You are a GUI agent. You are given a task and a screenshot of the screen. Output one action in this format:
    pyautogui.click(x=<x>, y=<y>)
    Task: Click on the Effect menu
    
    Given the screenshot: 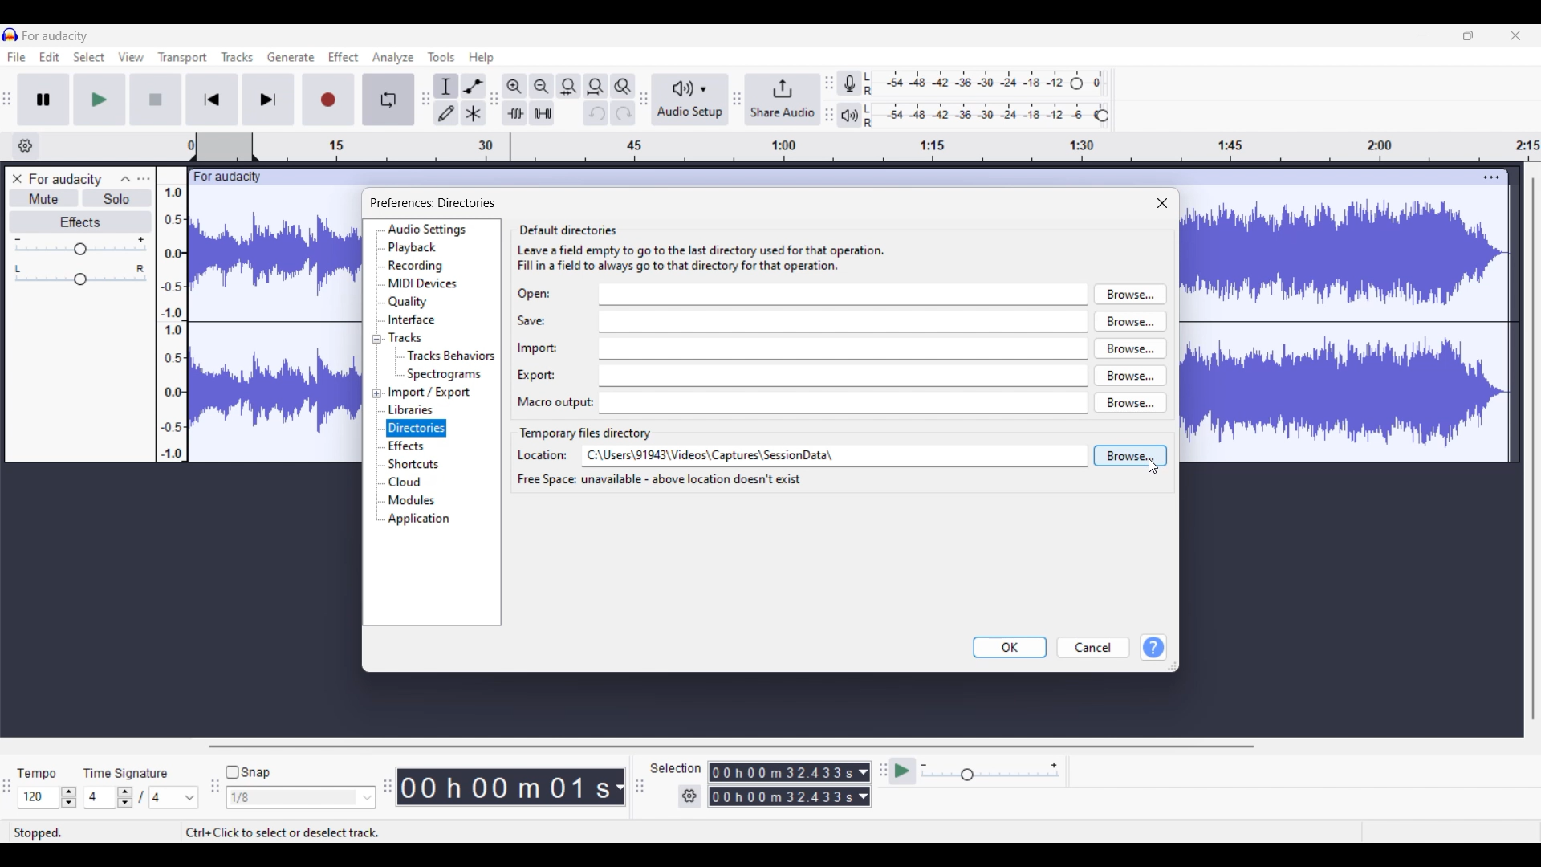 What is the action you would take?
    pyautogui.click(x=344, y=57)
    